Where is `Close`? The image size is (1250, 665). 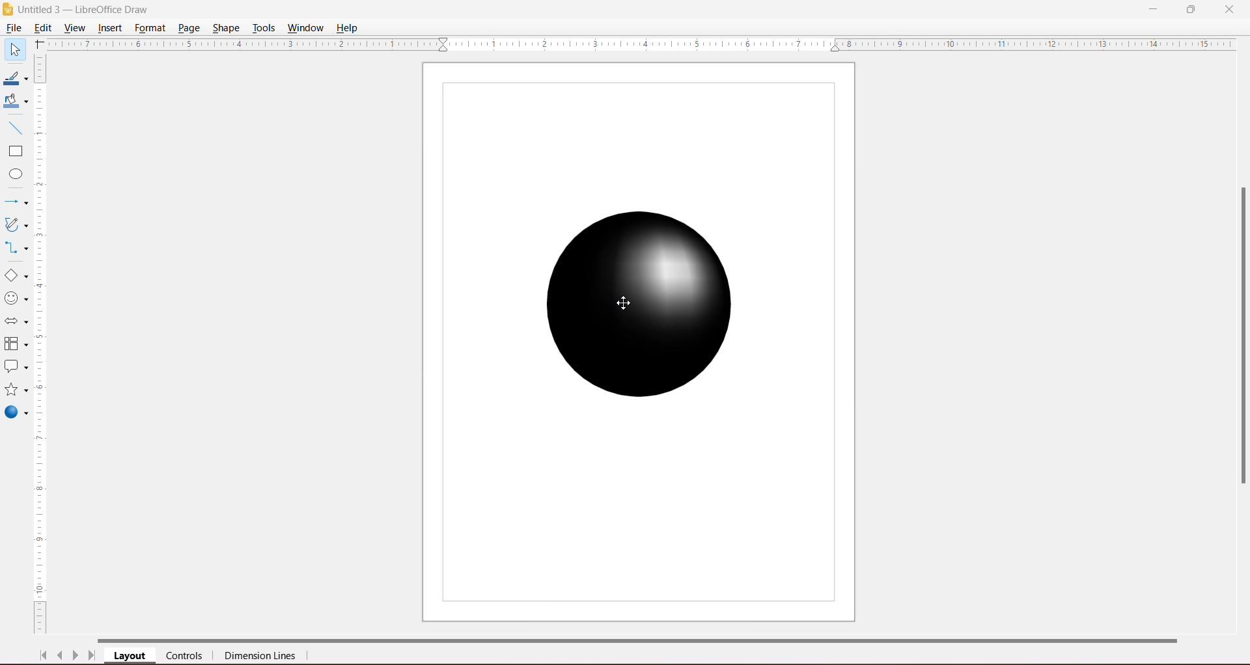
Close is located at coordinates (1229, 8).